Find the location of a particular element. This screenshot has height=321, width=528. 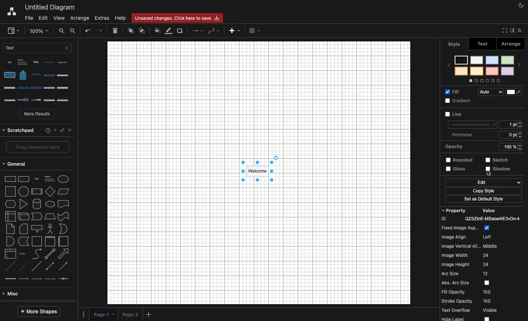

Edit is located at coordinates (43, 18).